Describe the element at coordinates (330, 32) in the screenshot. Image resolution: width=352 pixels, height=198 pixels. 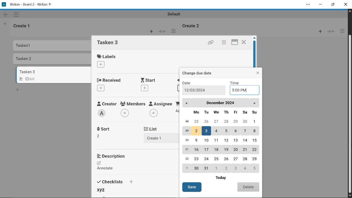
I see `Forward/Back` at that location.